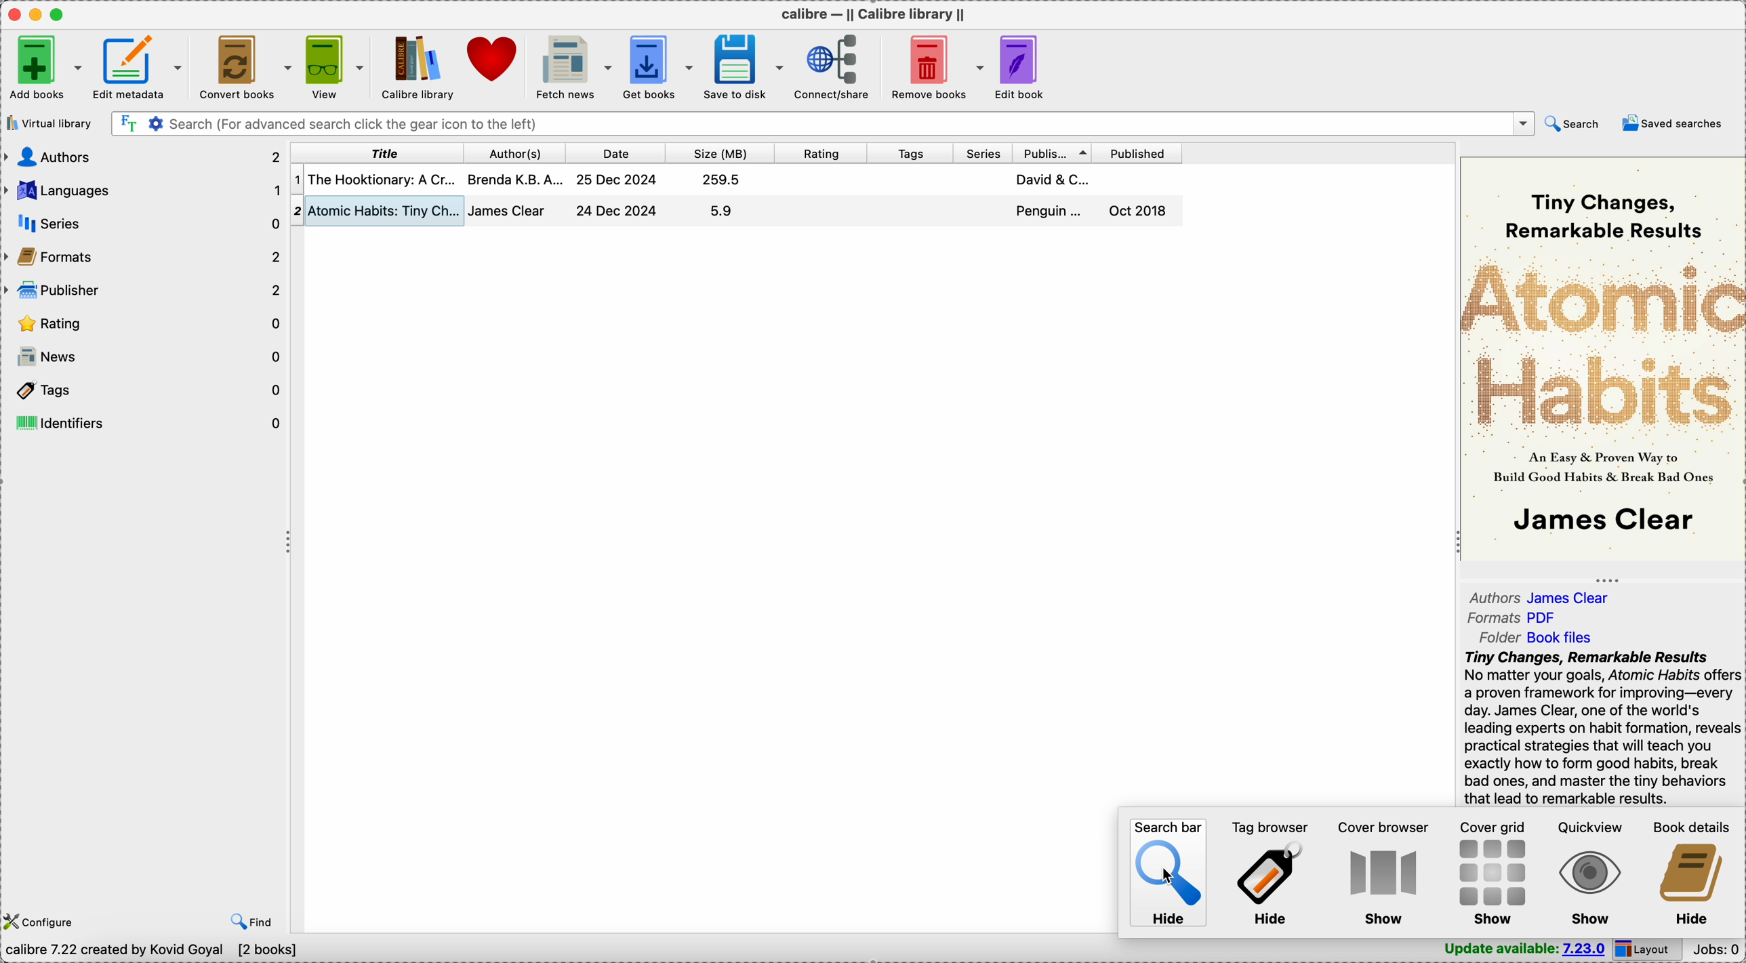  What do you see at coordinates (144, 190) in the screenshot?
I see `languages` at bounding box center [144, 190].